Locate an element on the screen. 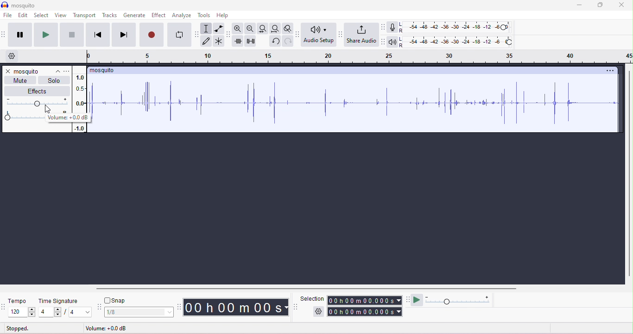 This screenshot has width=633, height=334. analyze is located at coordinates (182, 15).